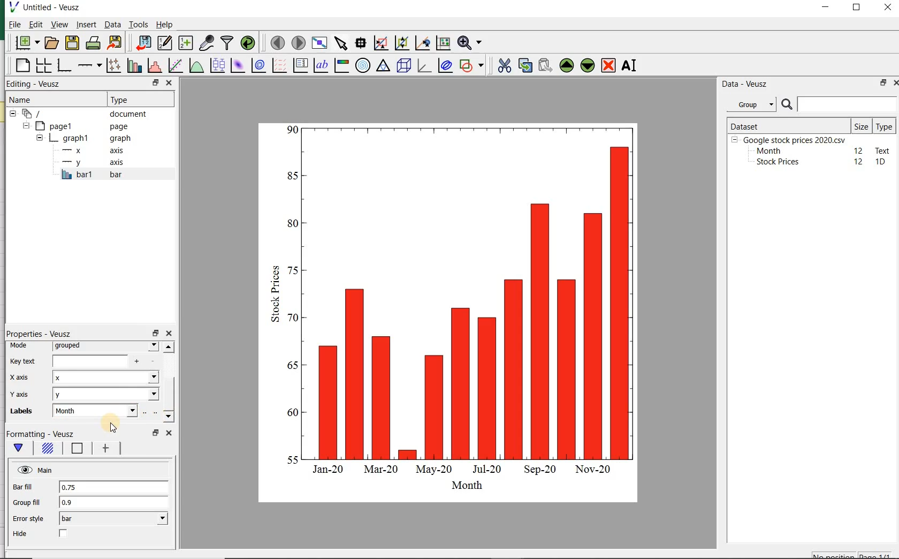  I want to click on ternary graph, so click(383, 66).